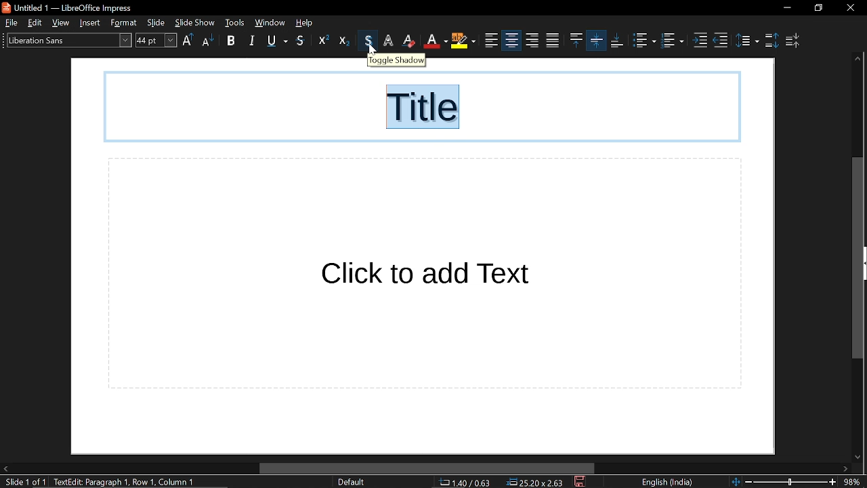 Image resolution: width=867 pixels, height=488 pixels. What do you see at coordinates (129, 482) in the screenshot?
I see `text: edit paragraph 1, row 1, column 6` at bounding box center [129, 482].